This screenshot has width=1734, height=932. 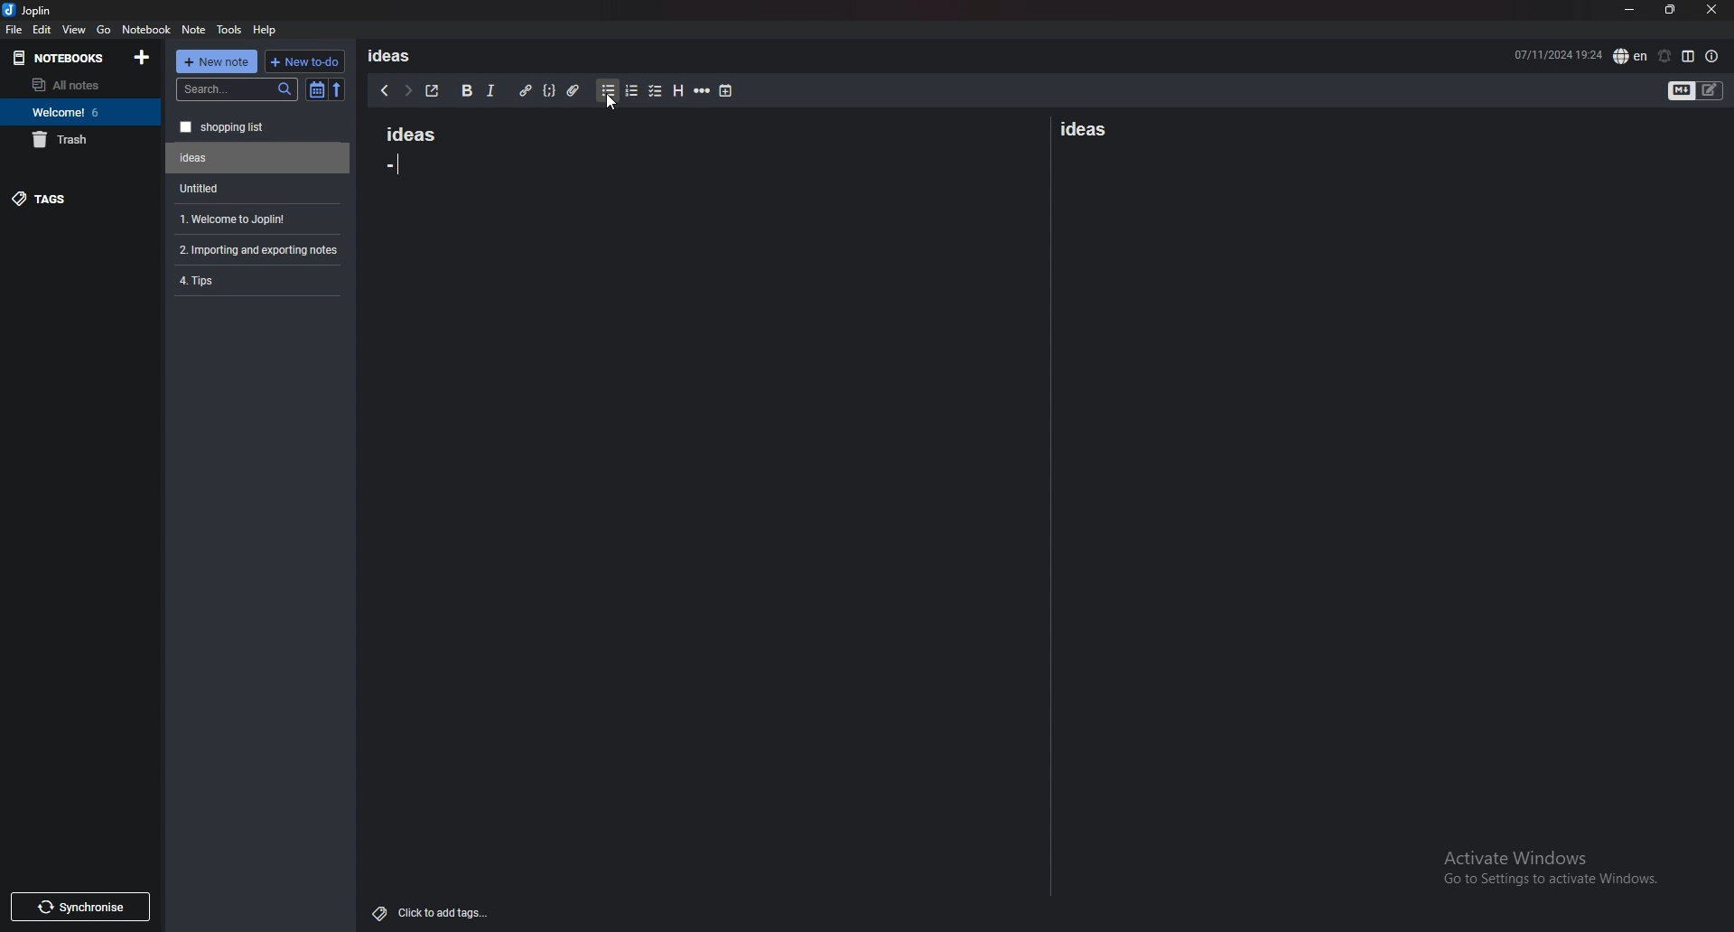 What do you see at coordinates (255, 219) in the screenshot?
I see `Welcome to Joplin` at bounding box center [255, 219].